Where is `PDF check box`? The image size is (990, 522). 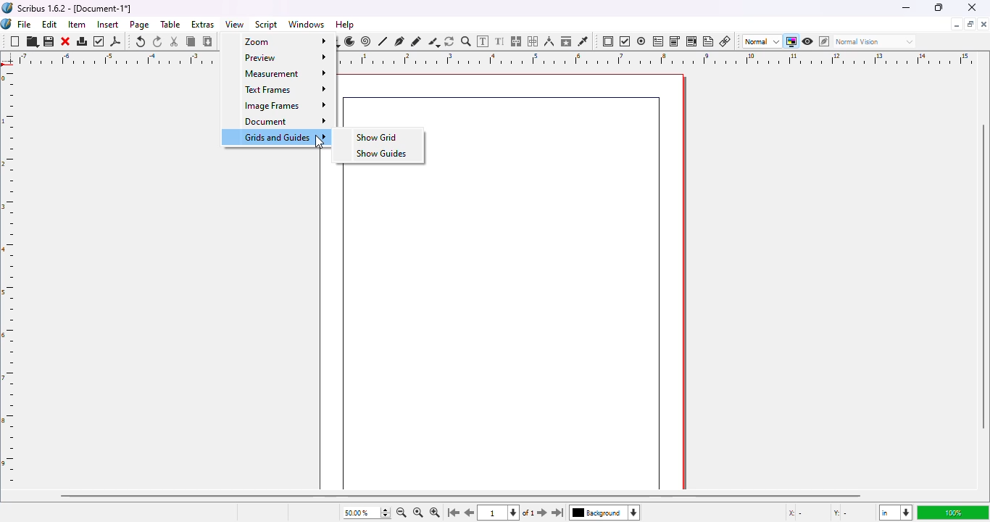
PDF check box is located at coordinates (625, 42).